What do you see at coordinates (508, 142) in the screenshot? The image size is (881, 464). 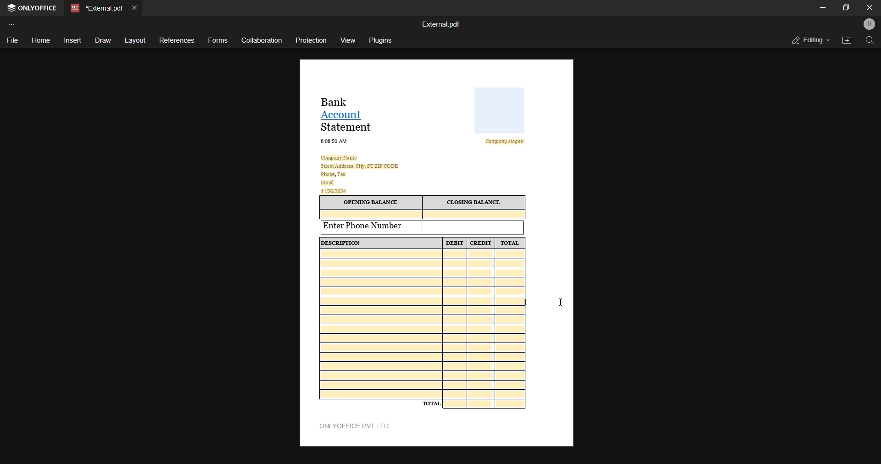 I see `Company slogan` at bounding box center [508, 142].